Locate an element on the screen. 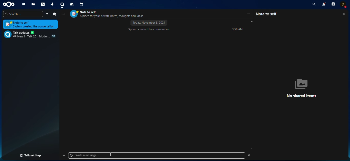 Image resolution: width=350 pixels, height=161 pixels. search is located at coordinates (23, 14).